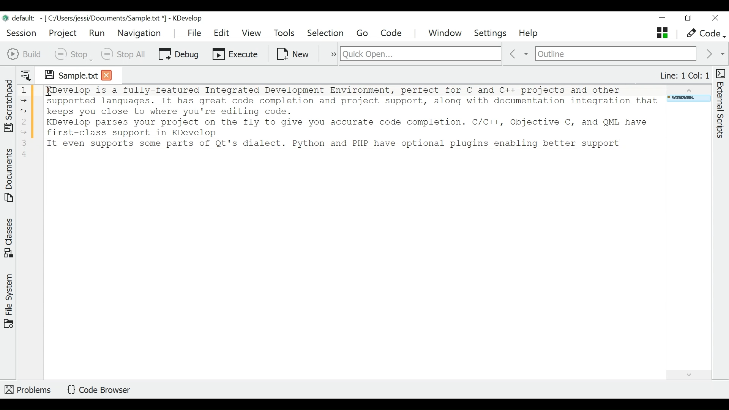 The image size is (729, 410). Describe the element at coordinates (251, 33) in the screenshot. I see `View` at that location.